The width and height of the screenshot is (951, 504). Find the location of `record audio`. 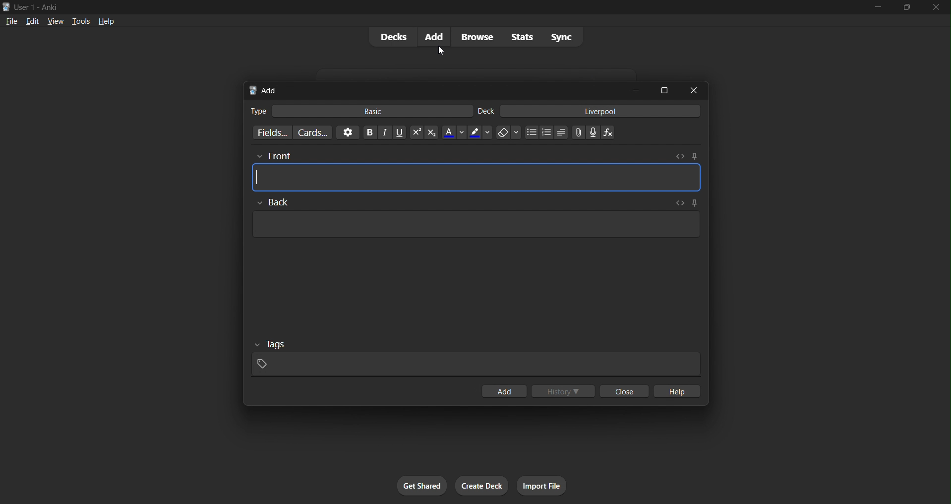

record audio is located at coordinates (594, 132).